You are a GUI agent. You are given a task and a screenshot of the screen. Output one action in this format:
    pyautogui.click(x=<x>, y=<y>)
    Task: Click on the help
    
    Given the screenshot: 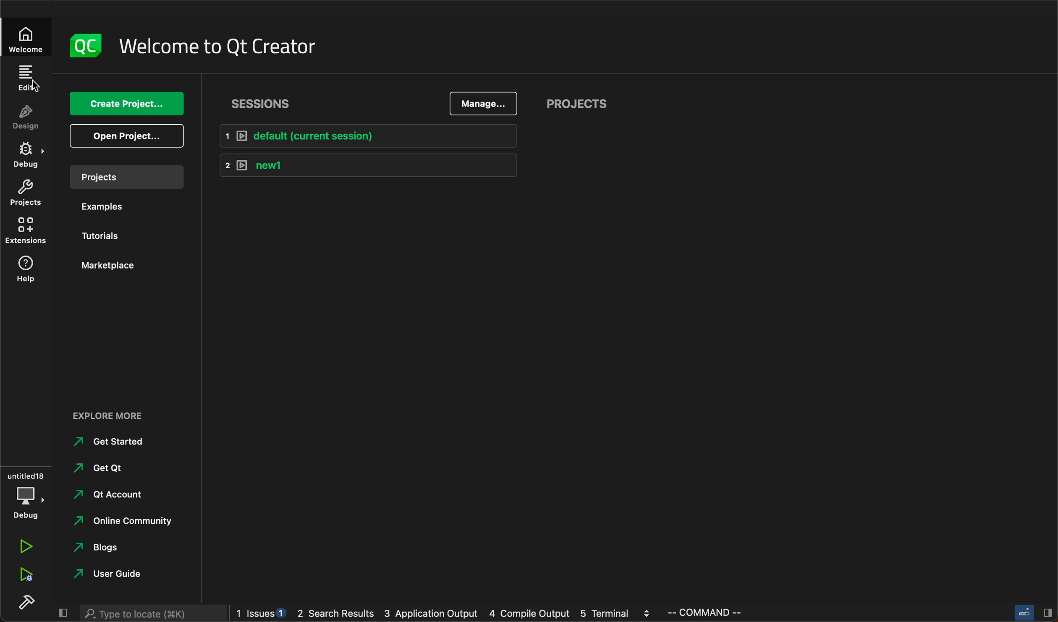 What is the action you would take?
    pyautogui.click(x=31, y=269)
    